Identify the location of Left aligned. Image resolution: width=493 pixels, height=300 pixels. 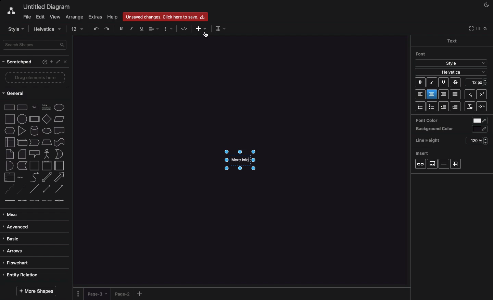
(420, 95).